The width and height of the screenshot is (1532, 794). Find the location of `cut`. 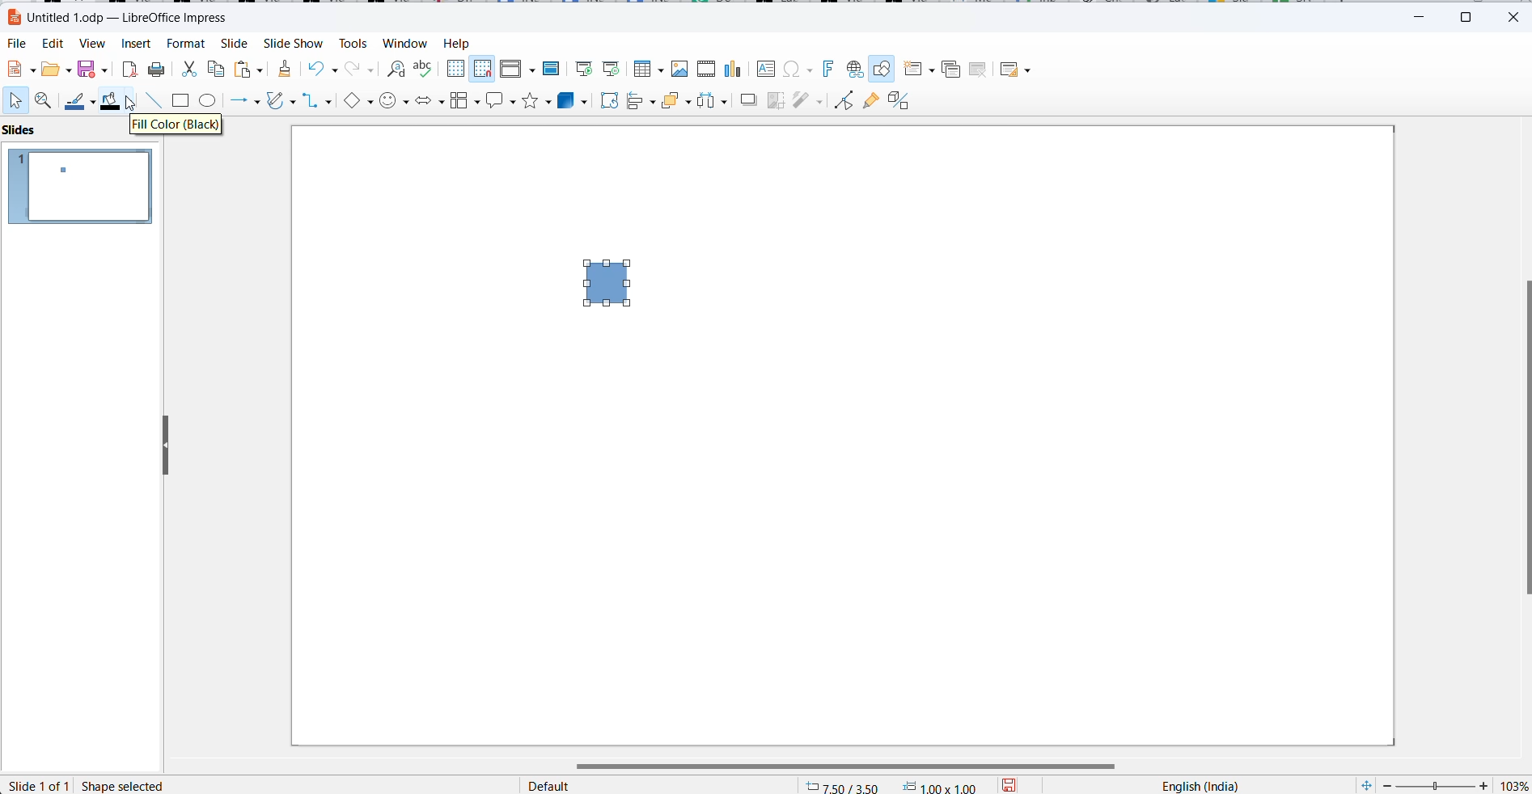

cut is located at coordinates (188, 72).